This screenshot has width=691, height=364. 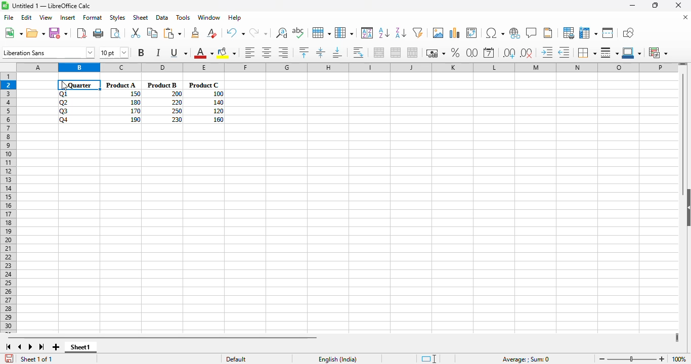 I want to click on sort ascending, so click(x=384, y=33).